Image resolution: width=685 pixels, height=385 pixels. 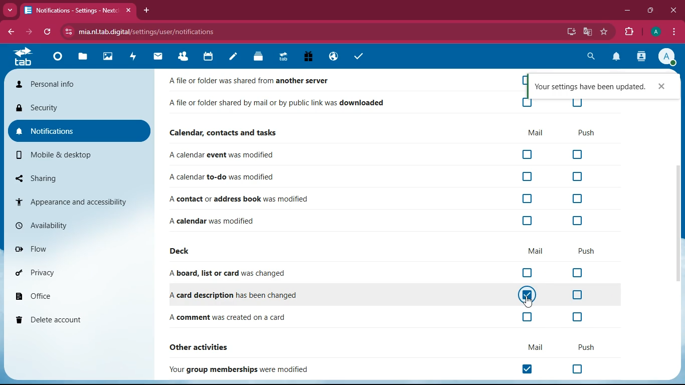 What do you see at coordinates (663, 86) in the screenshot?
I see `close` at bounding box center [663, 86].